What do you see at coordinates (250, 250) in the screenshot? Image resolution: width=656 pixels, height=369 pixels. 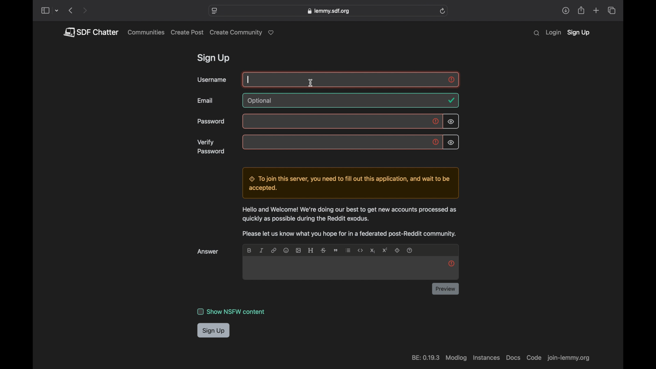 I see `bold` at bounding box center [250, 250].